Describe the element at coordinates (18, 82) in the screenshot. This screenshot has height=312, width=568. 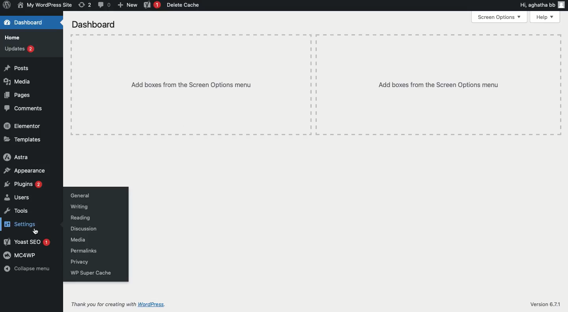
I see `Media` at that location.